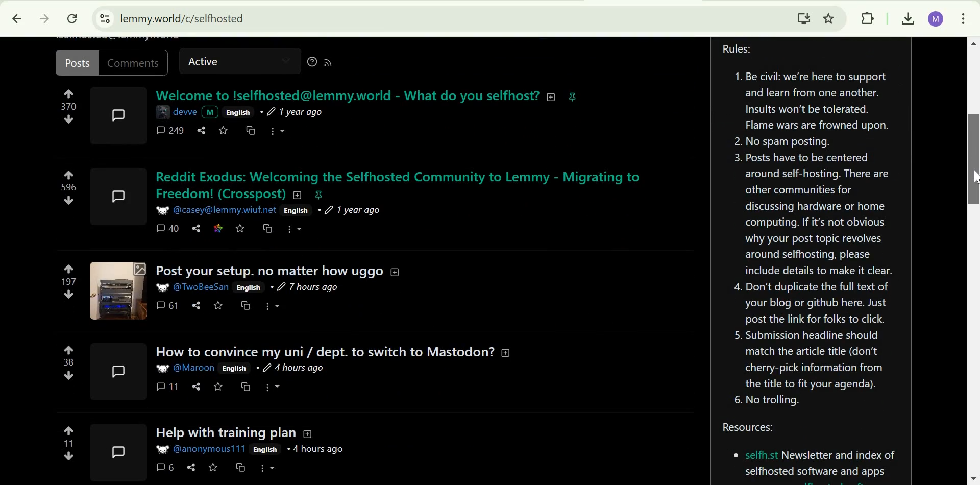 The width and height of the screenshot is (980, 485). I want to click on save, so click(223, 131).